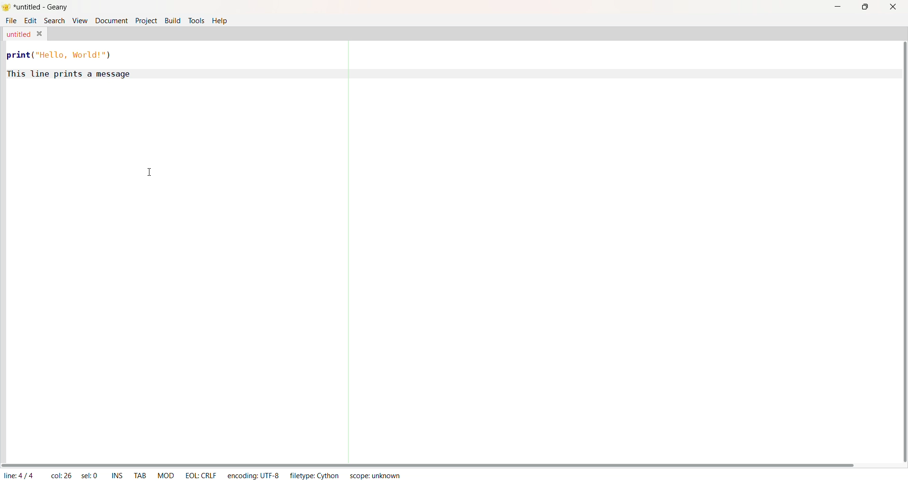  I want to click on tab, so click(140, 475).